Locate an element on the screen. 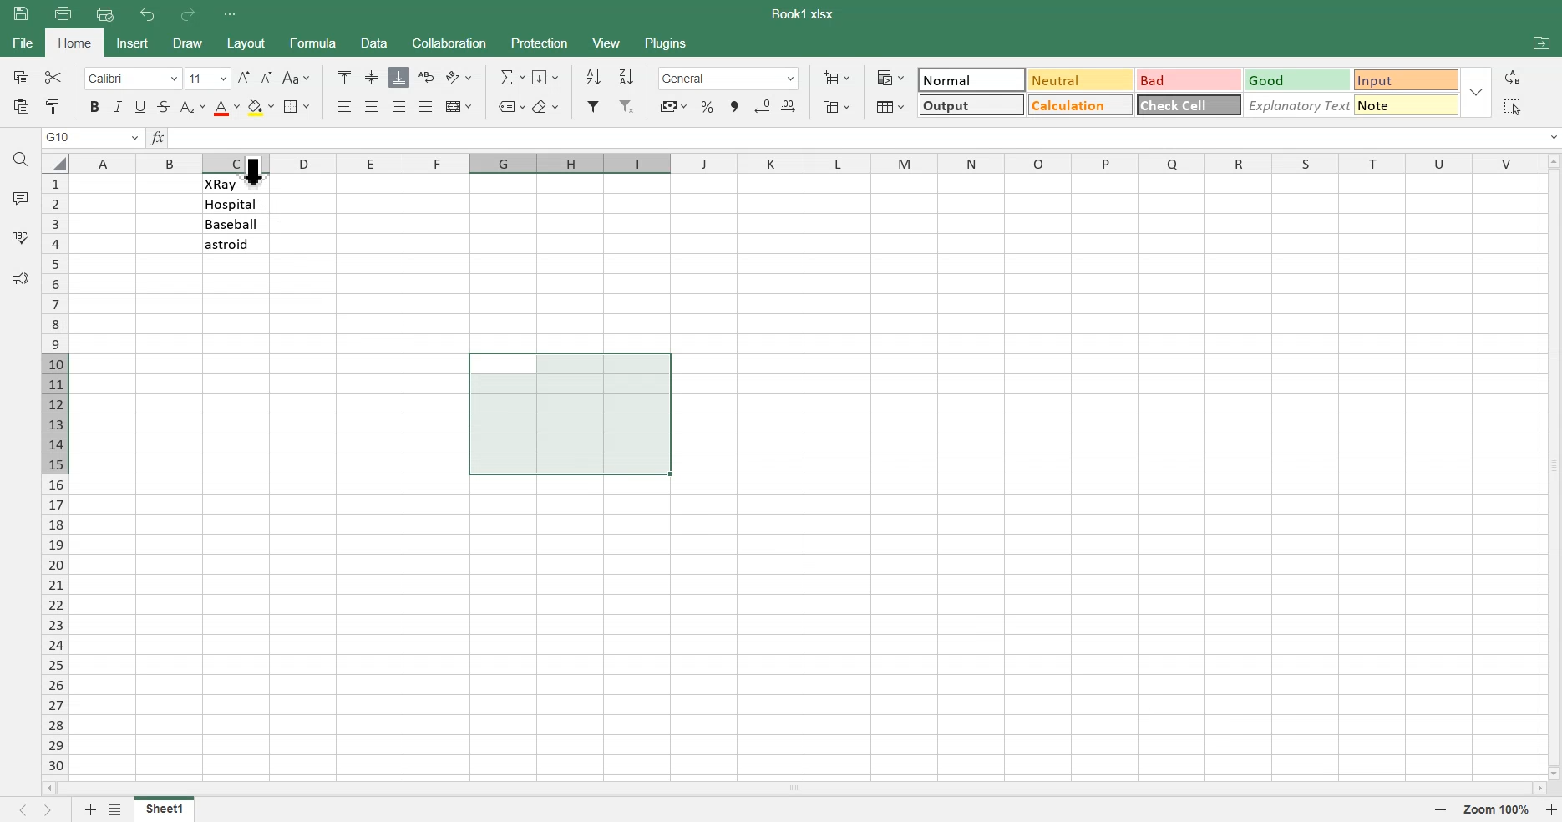  Explanatory text is located at coordinates (1299, 107).